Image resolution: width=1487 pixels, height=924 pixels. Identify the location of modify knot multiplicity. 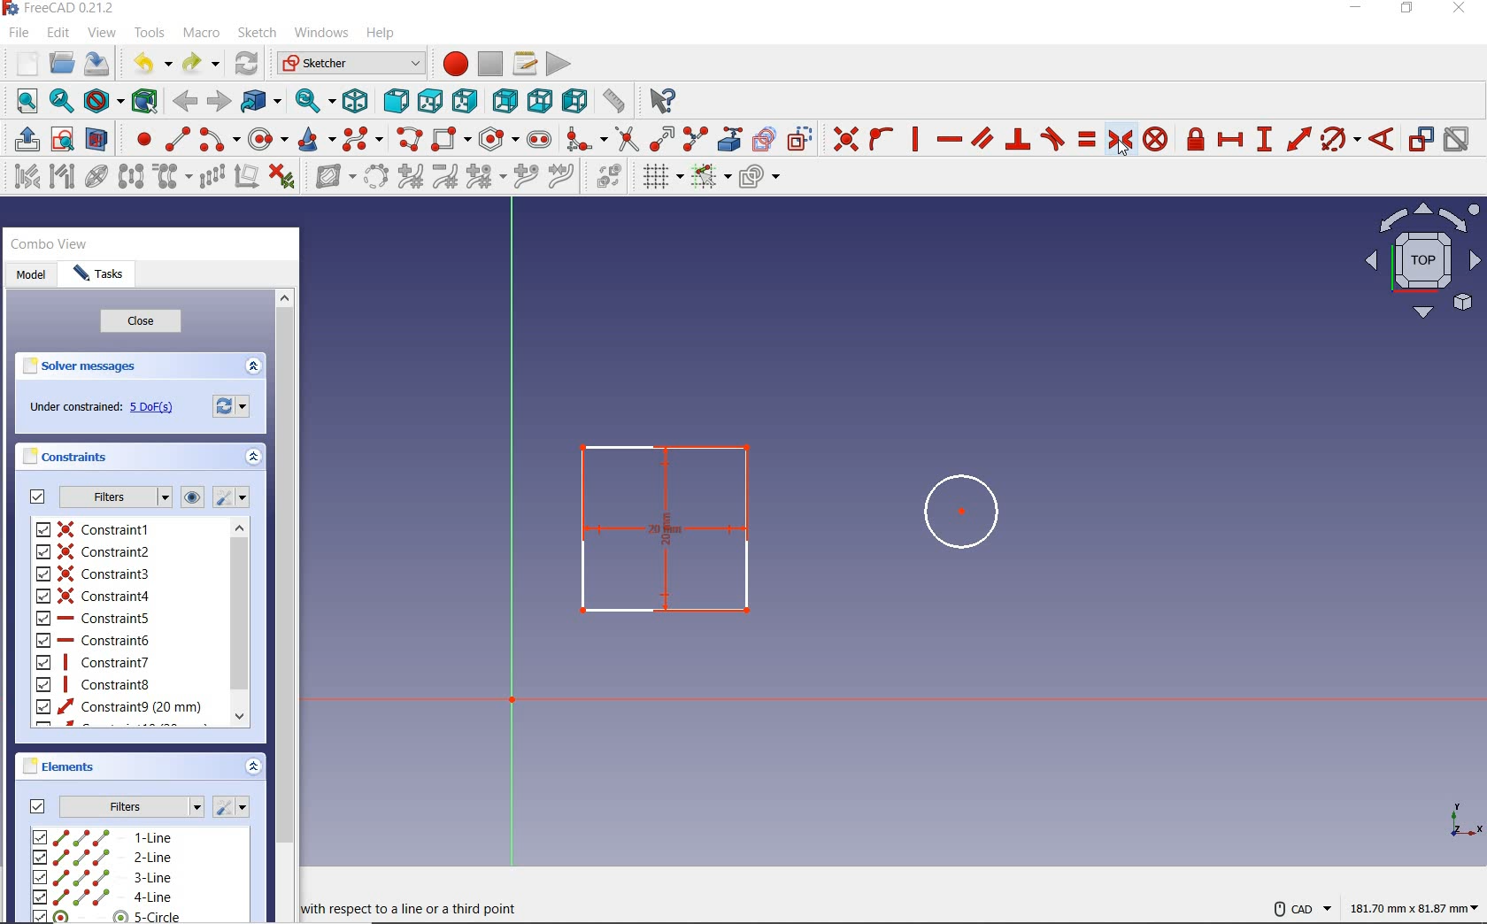
(486, 178).